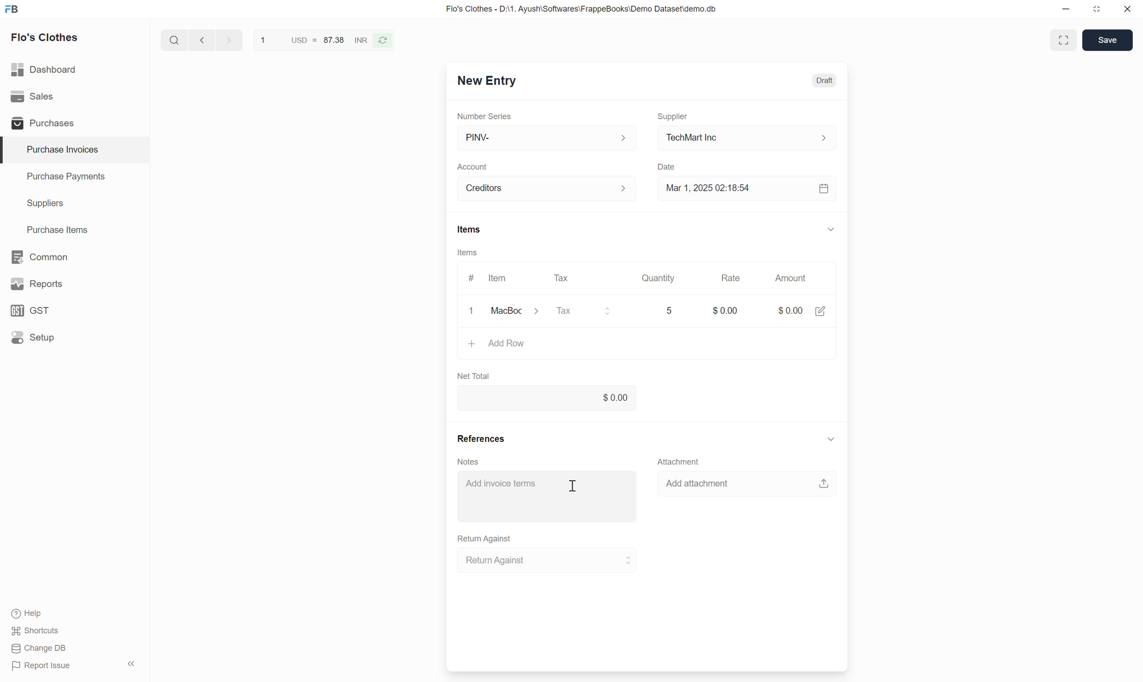  I want to click on Previous, so click(202, 40).